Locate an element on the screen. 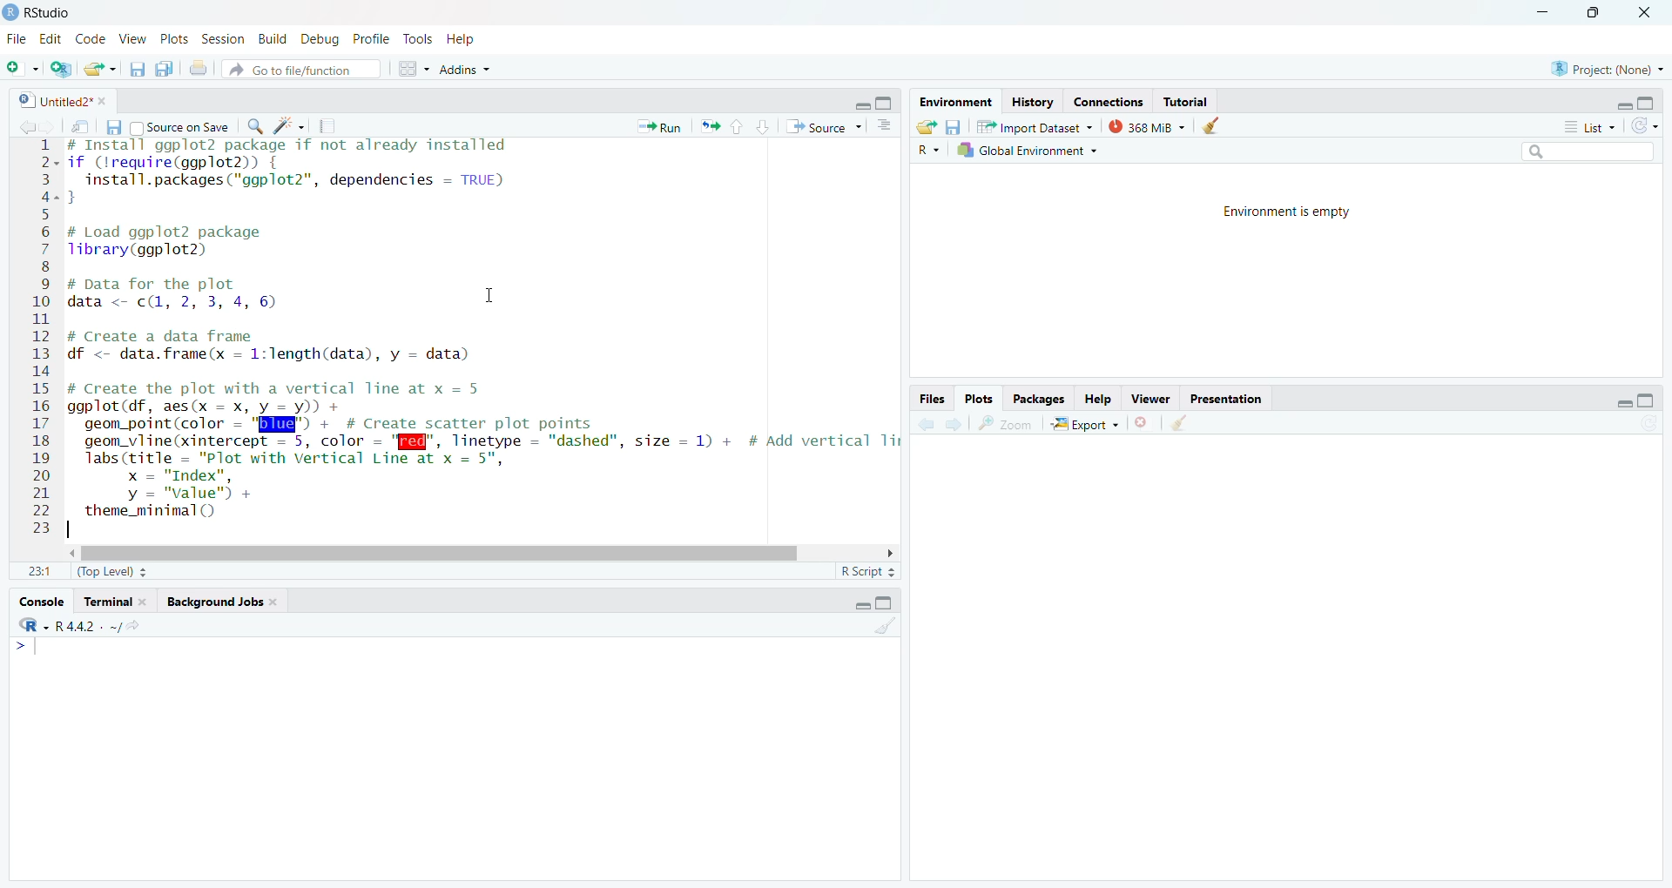  Environment is located at coordinates (955, 99).